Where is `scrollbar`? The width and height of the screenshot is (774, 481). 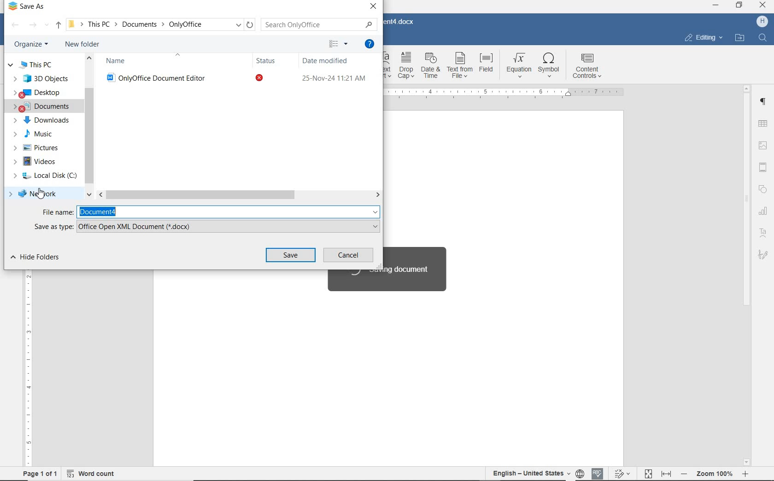
scrollbar is located at coordinates (240, 194).